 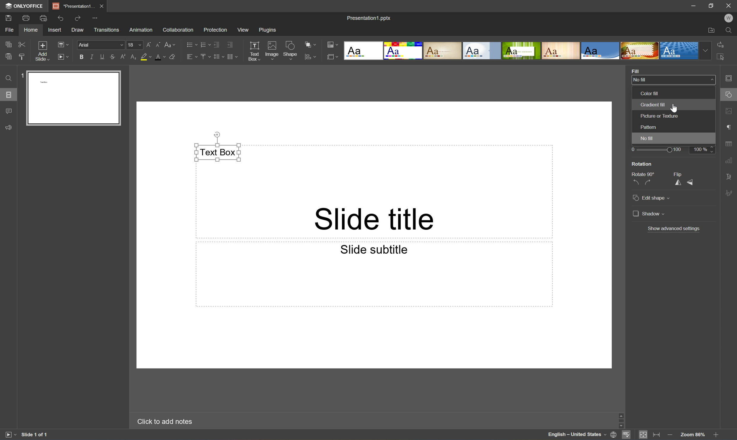 What do you see at coordinates (643, 163) in the screenshot?
I see `Rotation` at bounding box center [643, 163].